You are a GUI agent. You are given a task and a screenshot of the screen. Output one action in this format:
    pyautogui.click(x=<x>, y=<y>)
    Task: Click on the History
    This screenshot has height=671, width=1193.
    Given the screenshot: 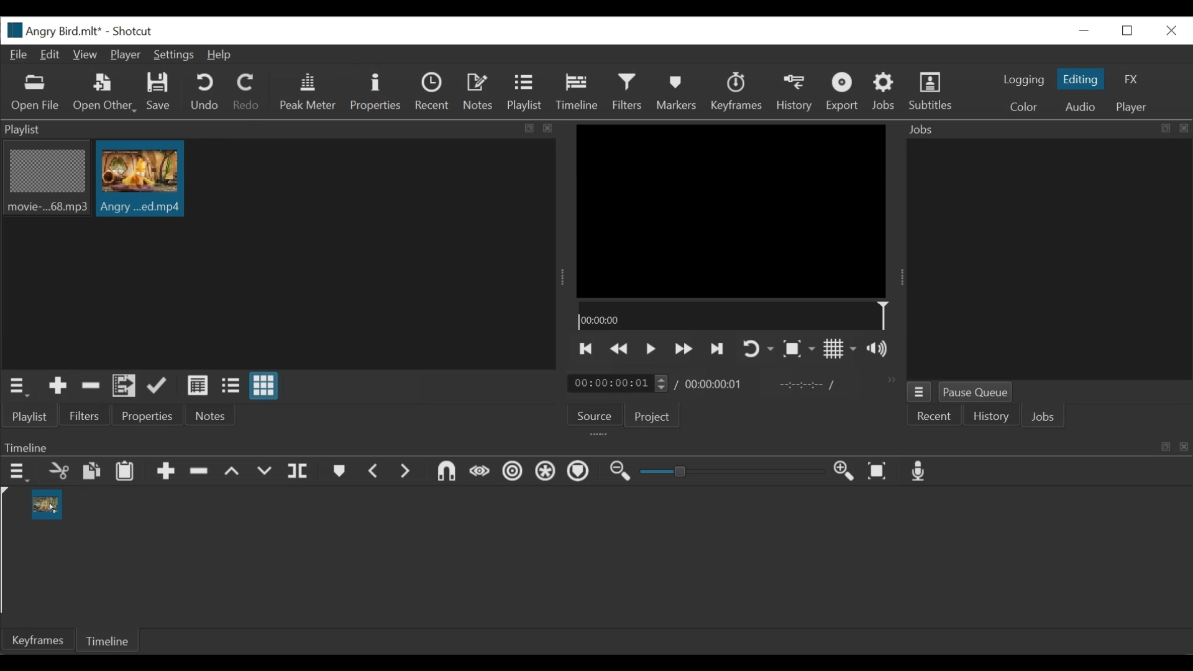 What is the action you would take?
    pyautogui.click(x=990, y=416)
    